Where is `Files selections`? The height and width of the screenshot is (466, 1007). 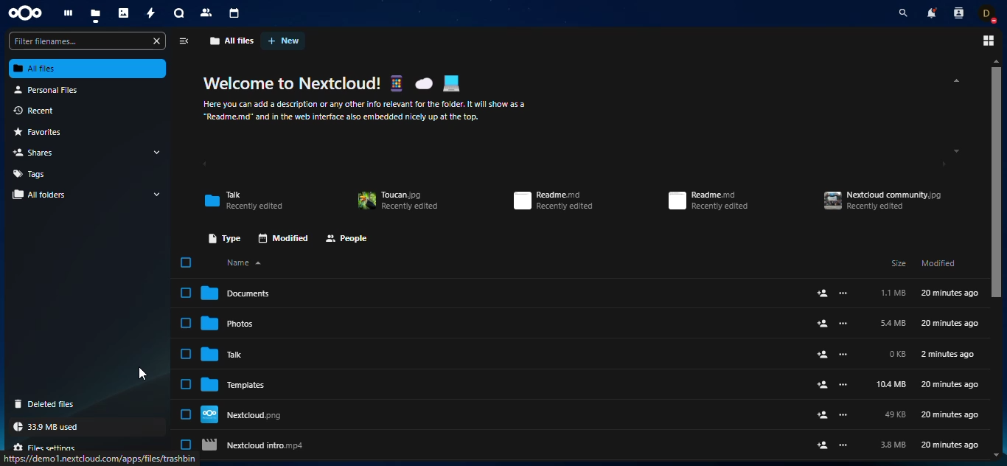
Files selections is located at coordinates (46, 445).